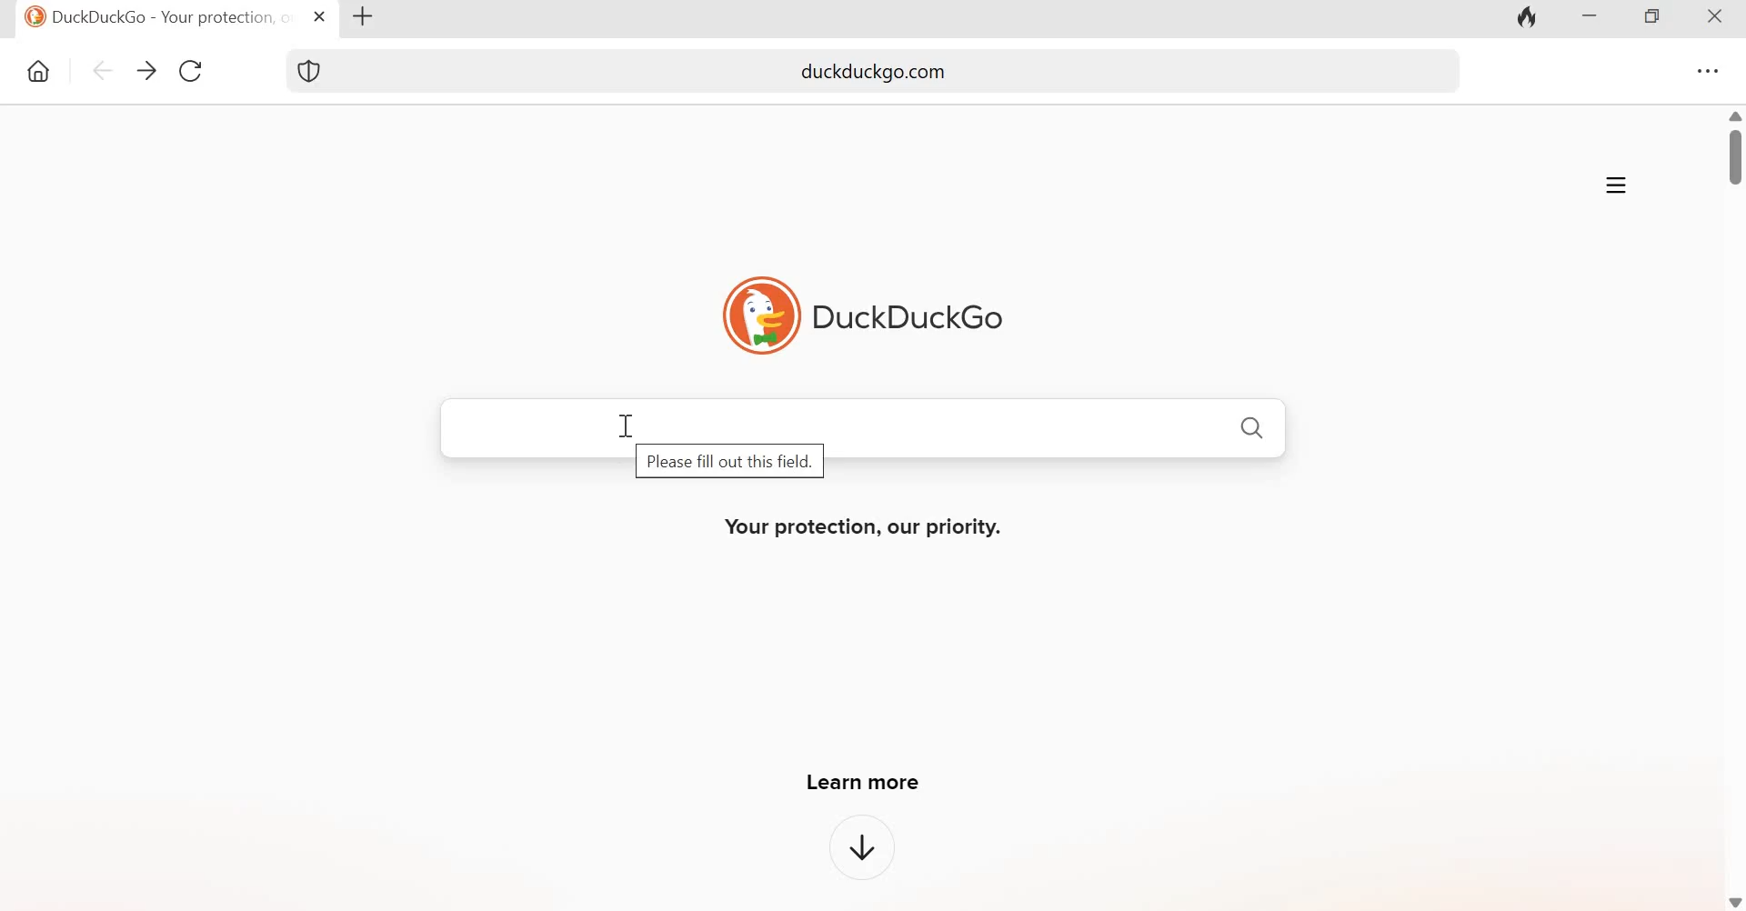 The width and height of the screenshot is (1746, 911). What do you see at coordinates (863, 847) in the screenshot?
I see `downward arrow` at bounding box center [863, 847].